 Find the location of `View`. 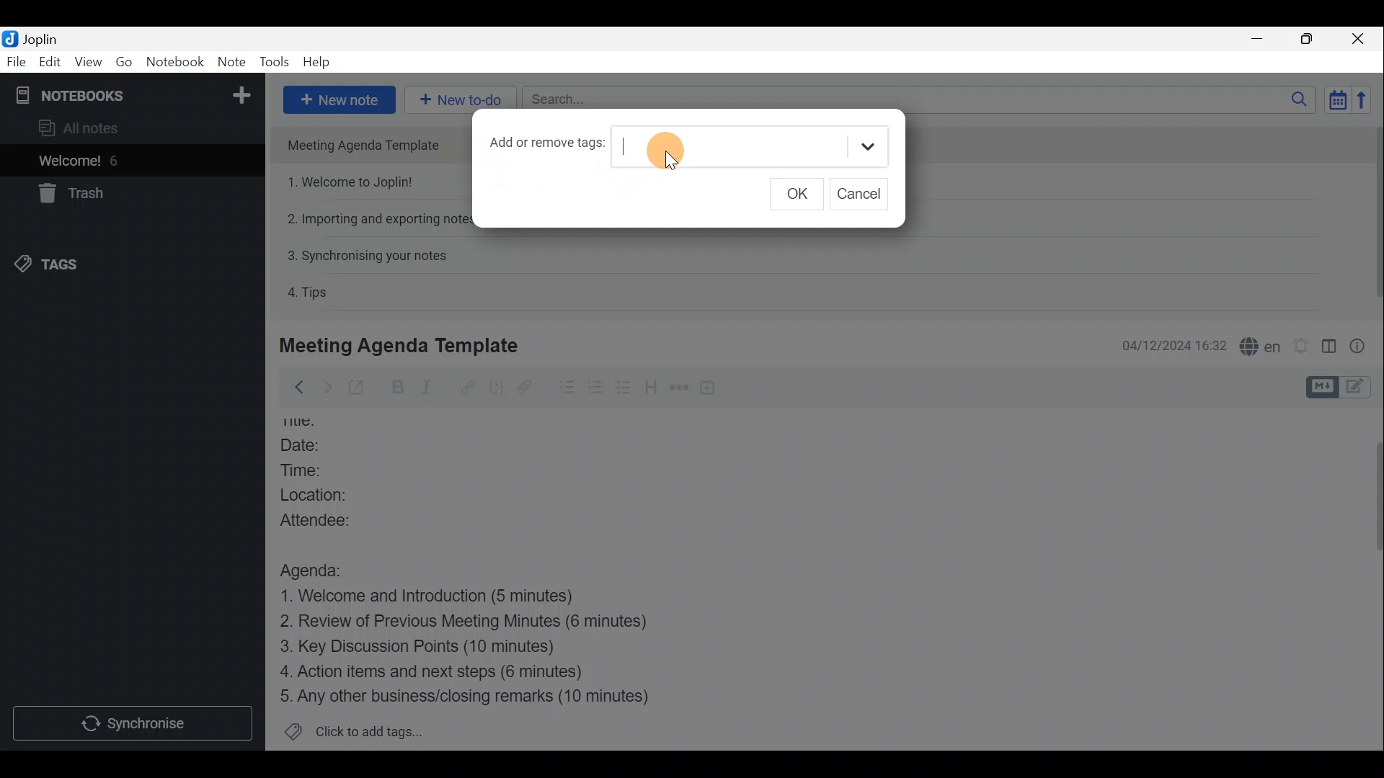

View is located at coordinates (86, 63).